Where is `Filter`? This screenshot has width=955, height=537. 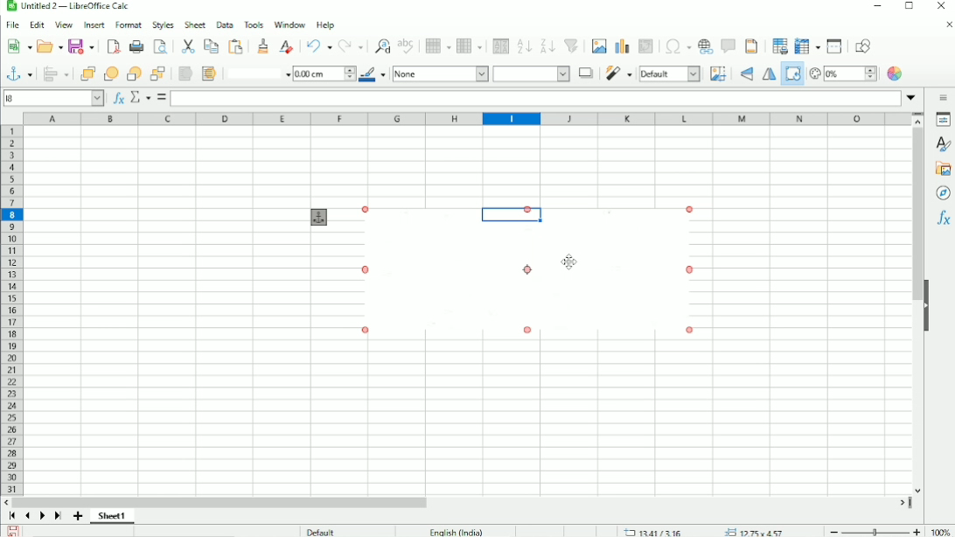
Filter is located at coordinates (618, 73).